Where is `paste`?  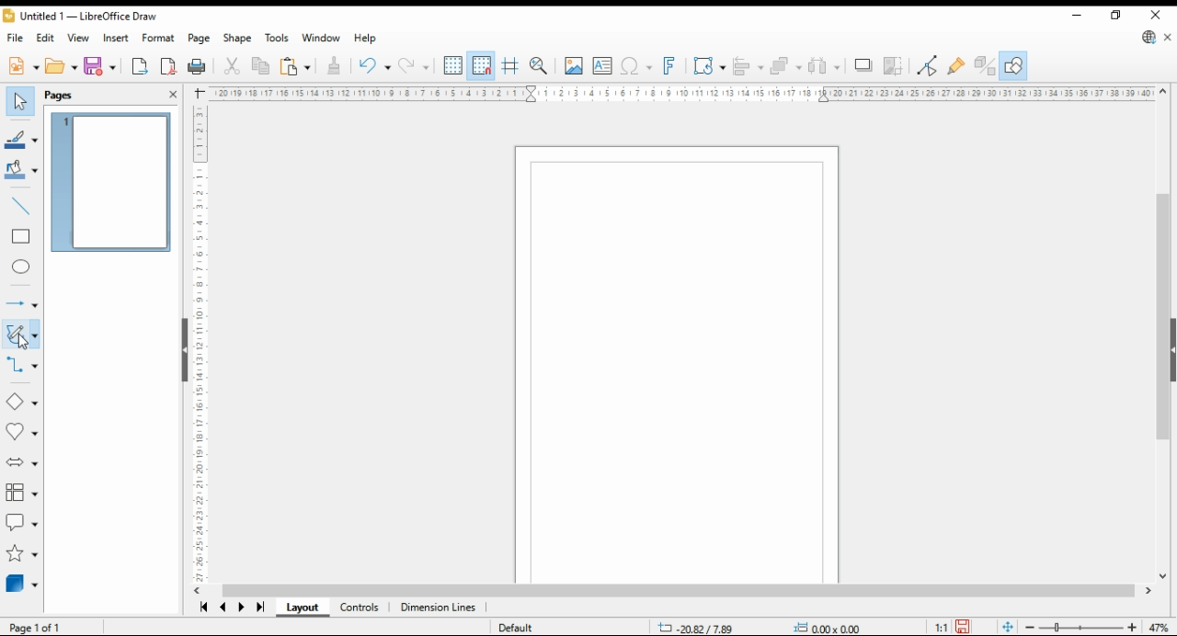 paste is located at coordinates (297, 65).